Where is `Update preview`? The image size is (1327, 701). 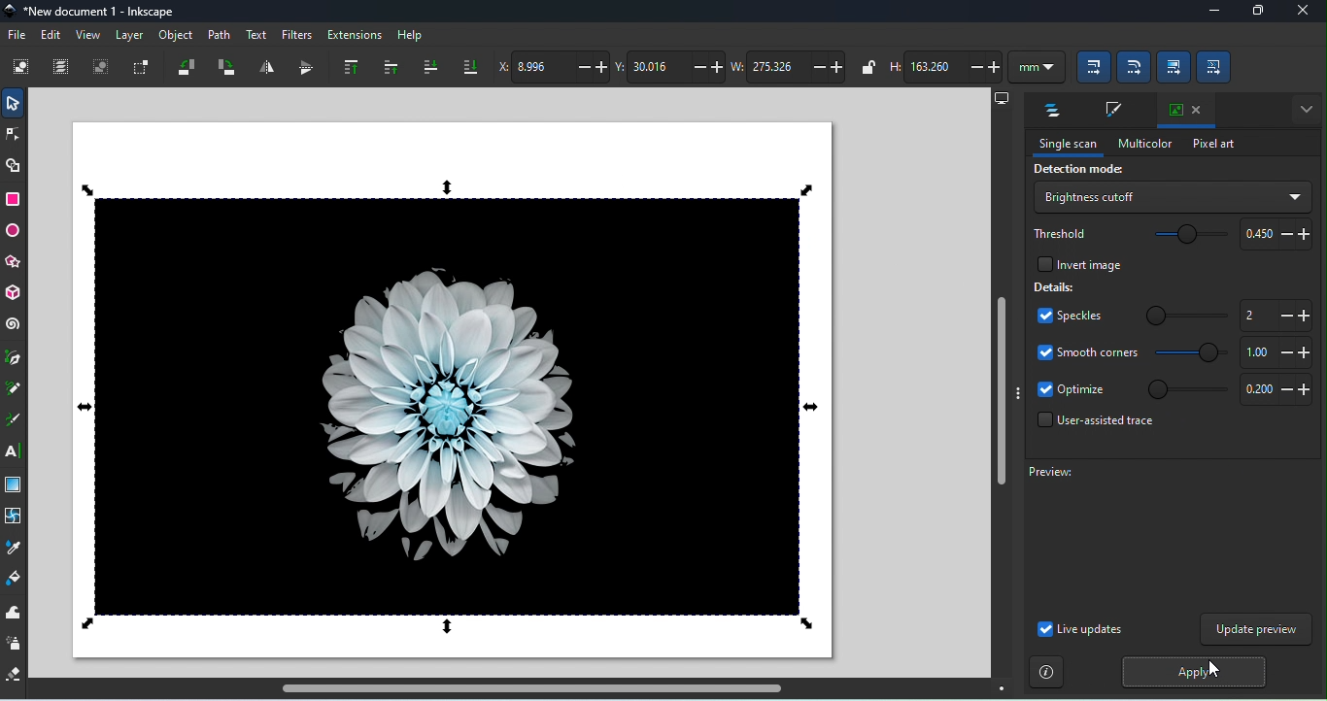
Update preview is located at coordinates (1257, 630).